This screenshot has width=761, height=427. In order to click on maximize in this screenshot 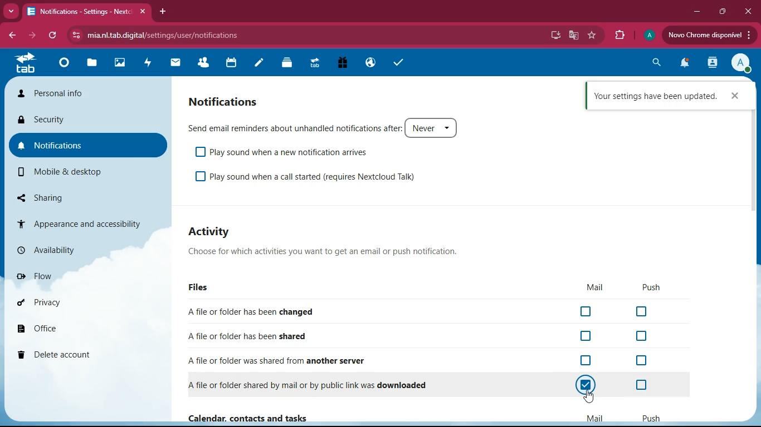, I will do `click(720, 12)`.